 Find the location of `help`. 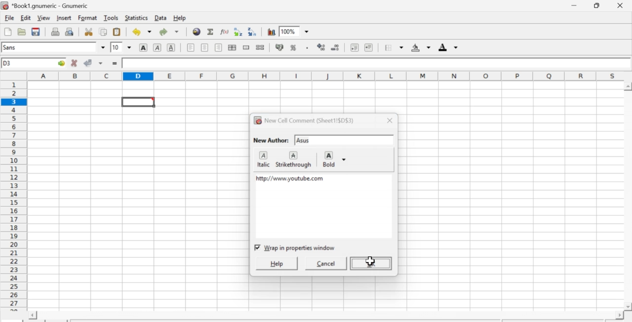

help is located at coordinates (277, 264).